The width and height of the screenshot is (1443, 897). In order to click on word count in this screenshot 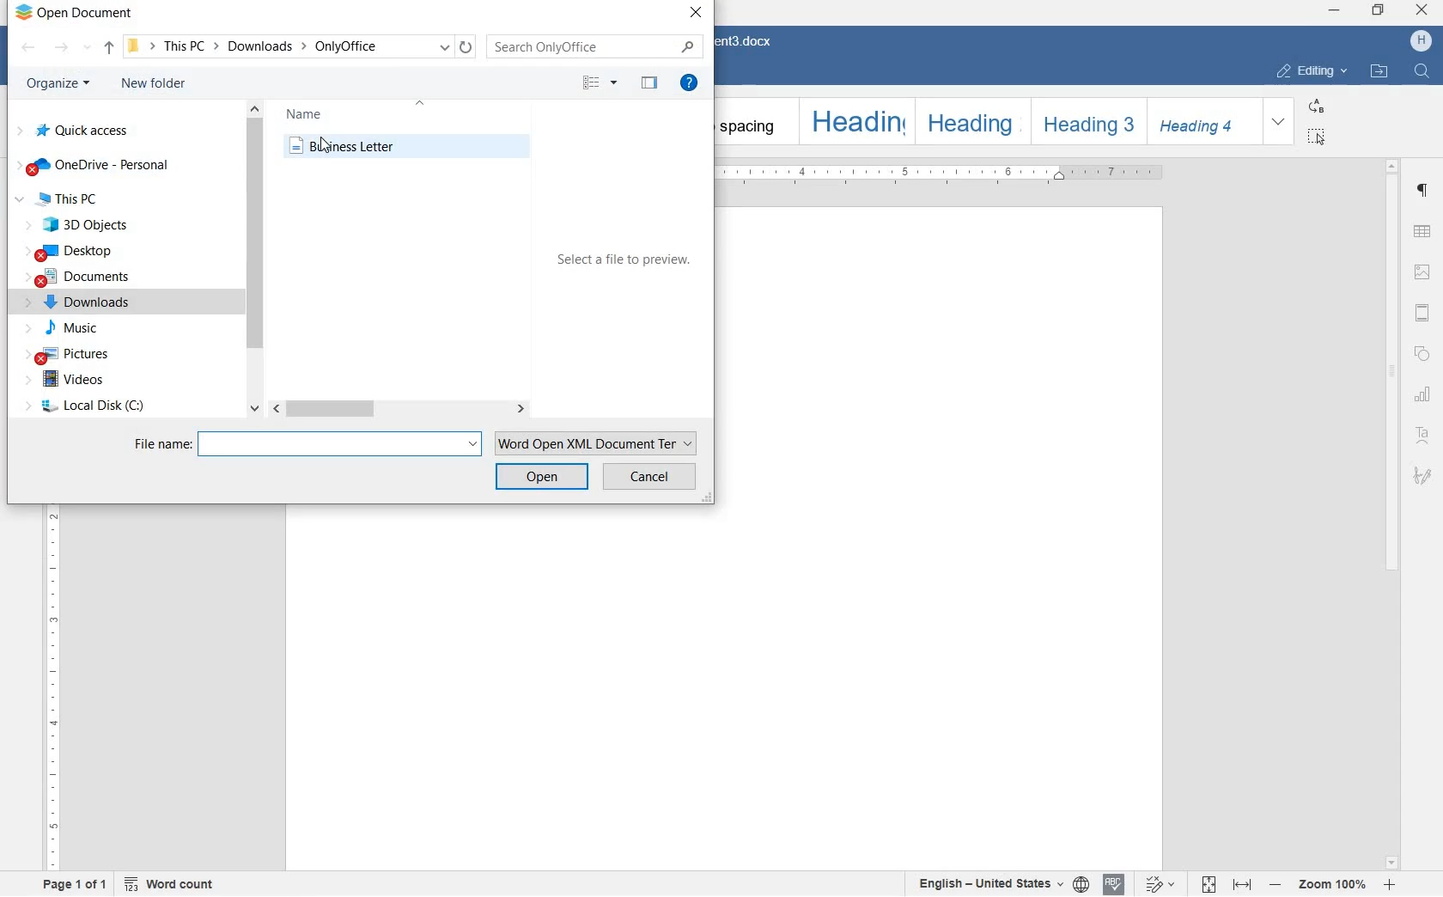, I will do `click(173, 882)`.